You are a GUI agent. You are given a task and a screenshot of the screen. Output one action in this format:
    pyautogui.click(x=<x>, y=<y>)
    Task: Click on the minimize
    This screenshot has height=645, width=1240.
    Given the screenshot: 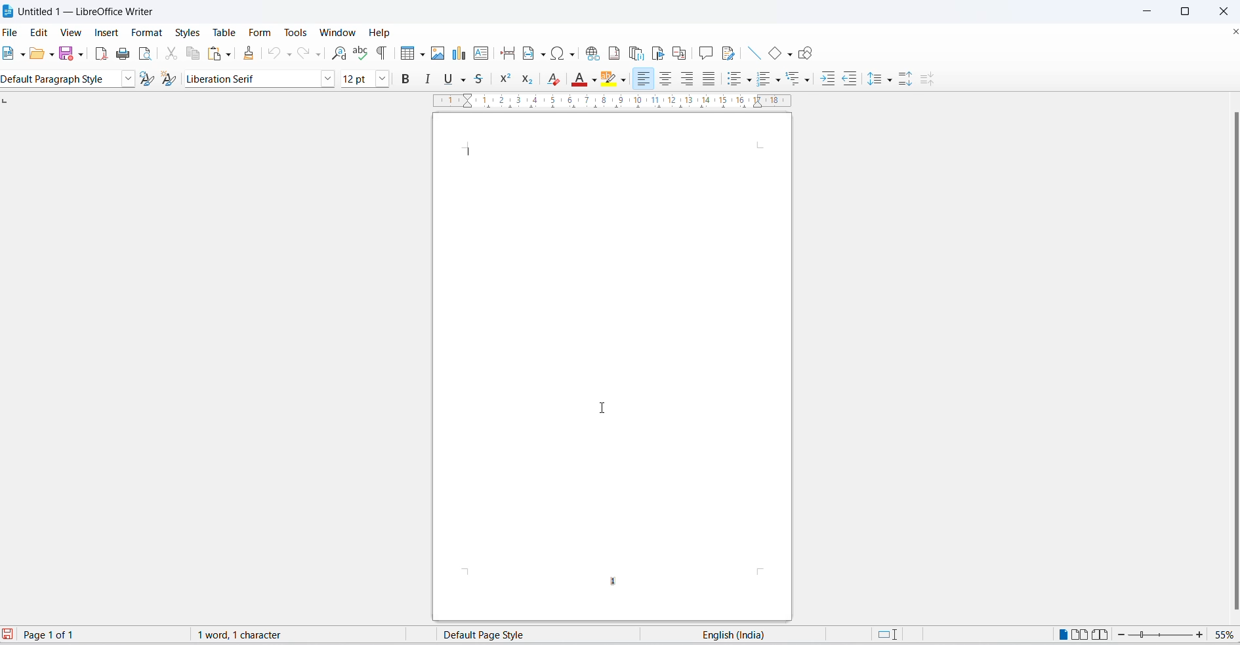 What is the action you would take?
    pyautogui.click(x=1151, y=12)
    